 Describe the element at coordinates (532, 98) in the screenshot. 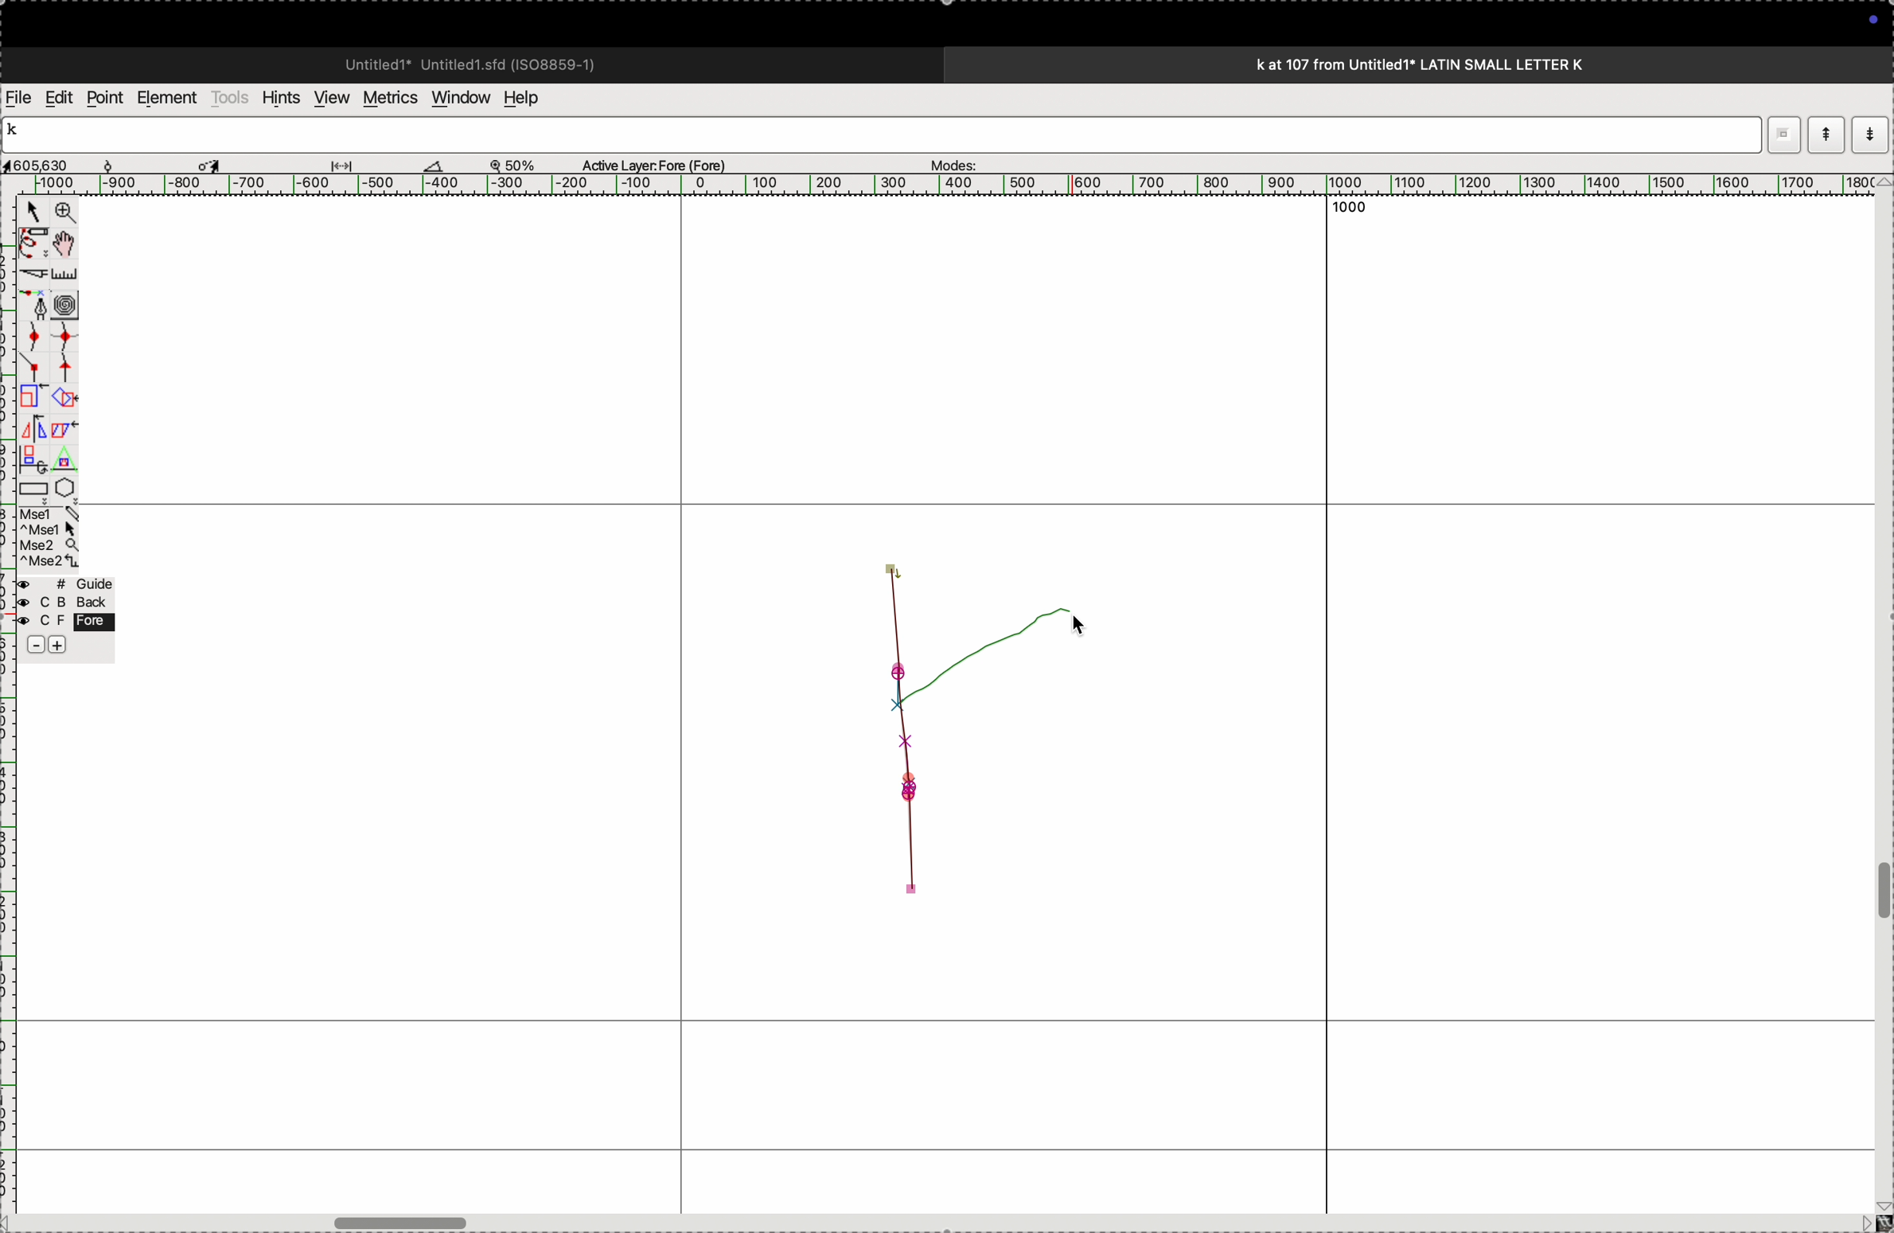

I see `help` at that location.